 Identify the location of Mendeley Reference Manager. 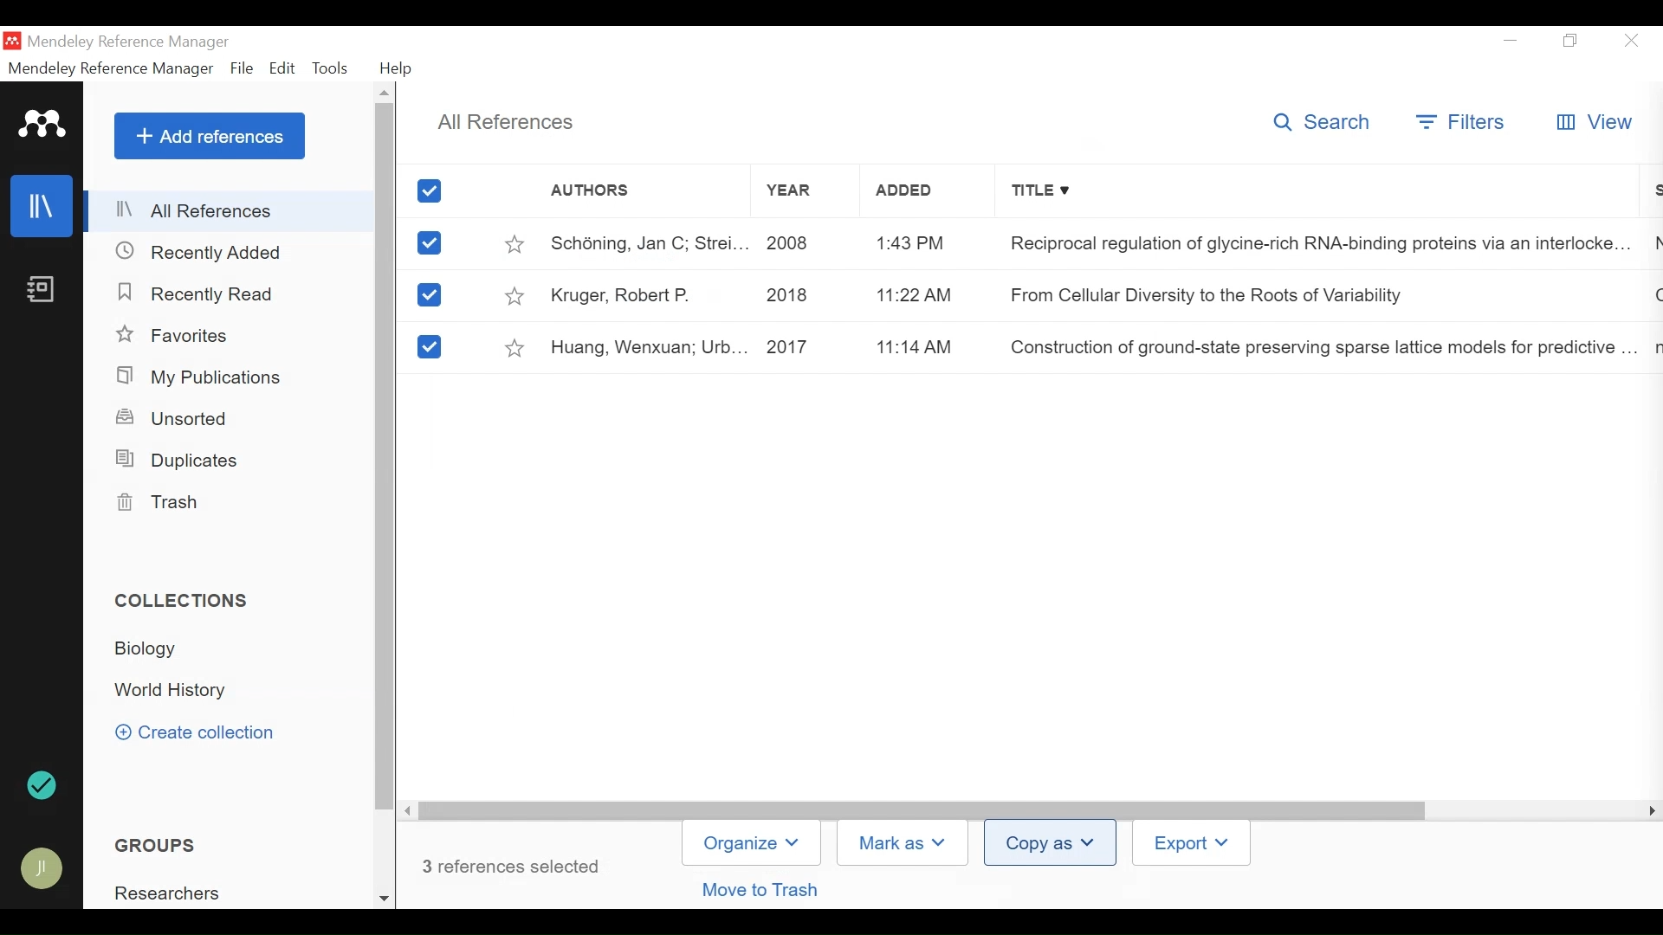
(129, 42).